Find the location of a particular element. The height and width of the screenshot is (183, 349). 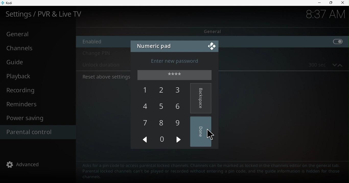

Text to guide to help parental control configuration is located at coordinates (212, 171).